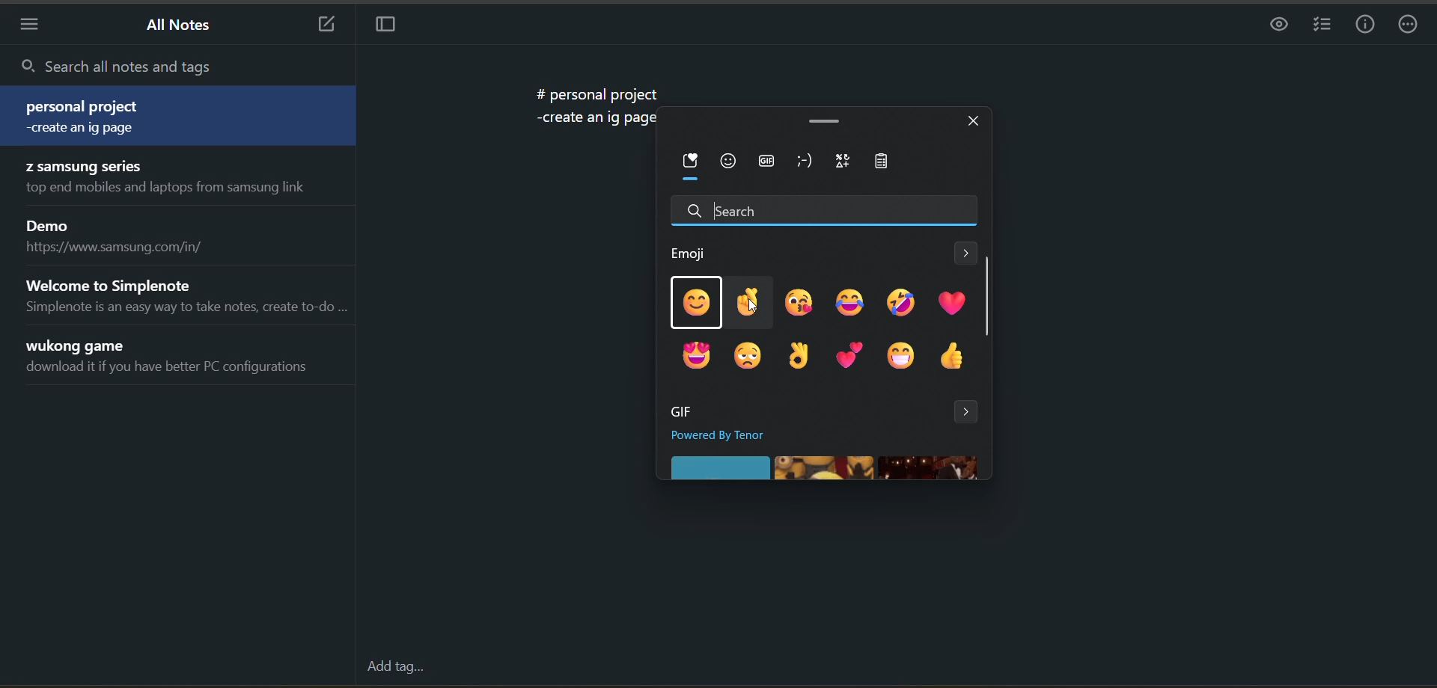  Describe the element at coordinates (387, 27) in the screenshot. I see `toggle focus mode` at that location.